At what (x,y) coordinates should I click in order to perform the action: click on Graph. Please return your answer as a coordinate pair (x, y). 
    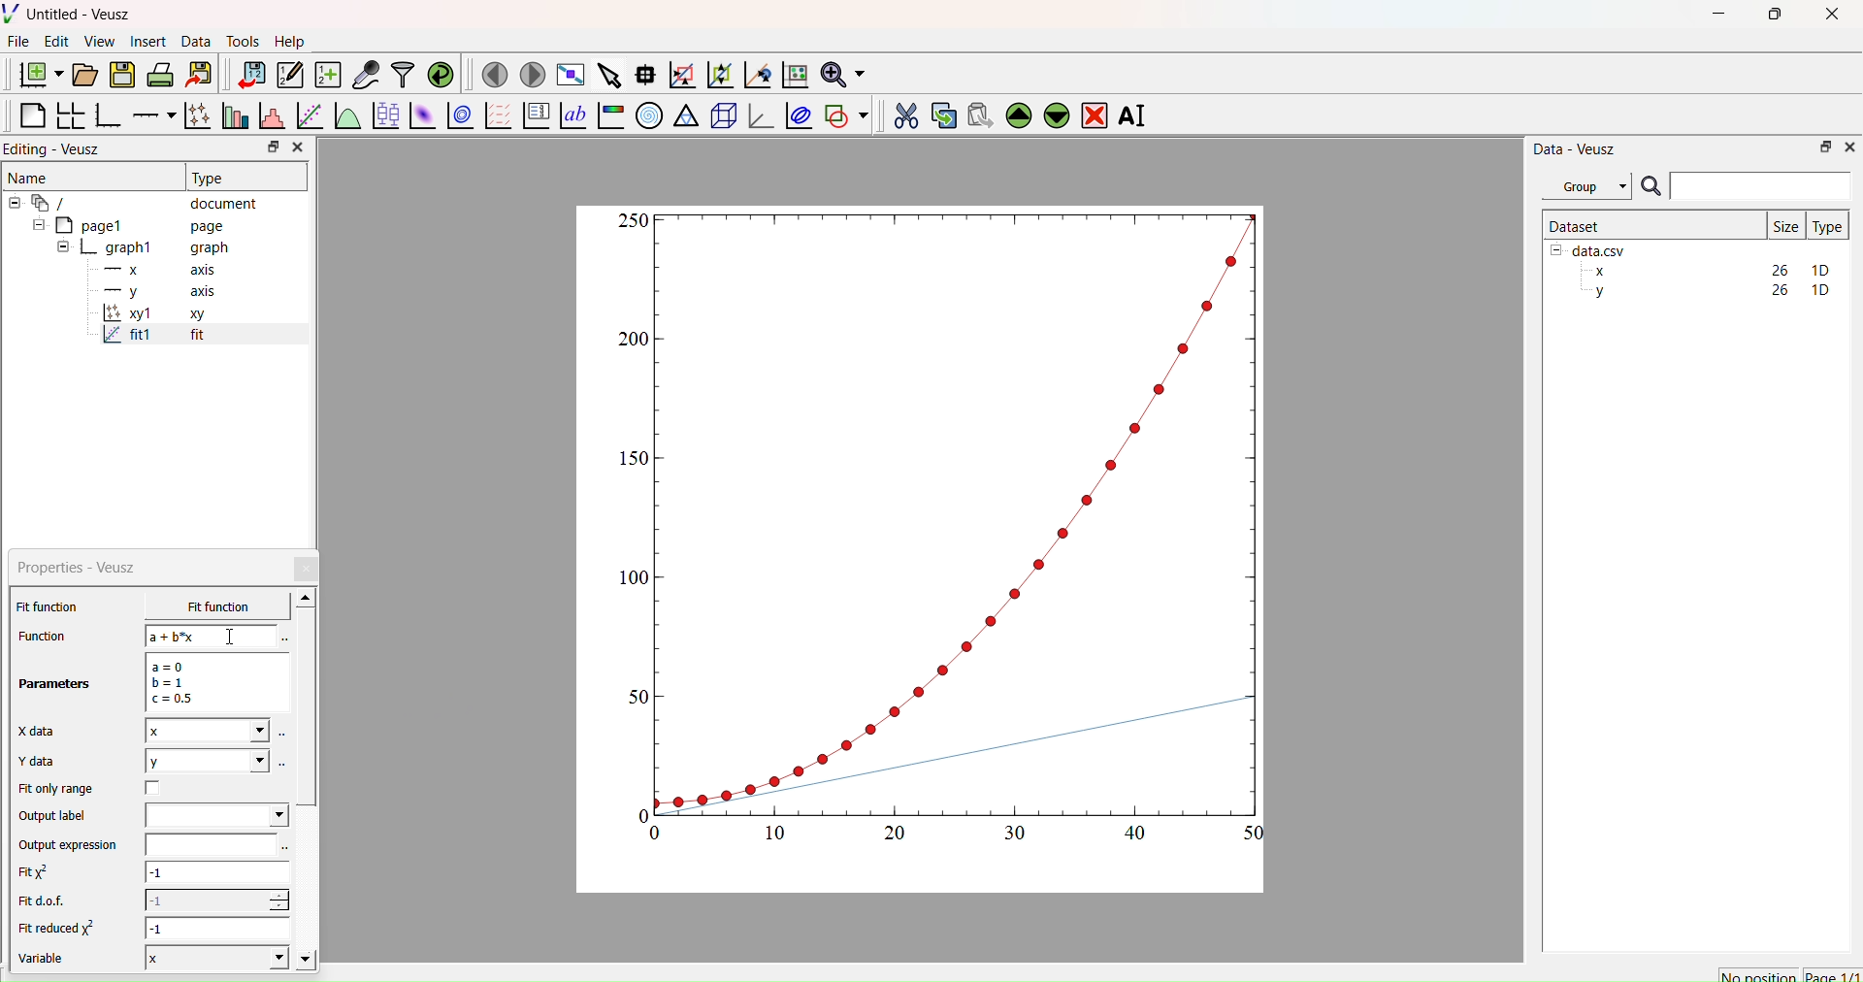
    Looking at the image, I should click on (944, 526).